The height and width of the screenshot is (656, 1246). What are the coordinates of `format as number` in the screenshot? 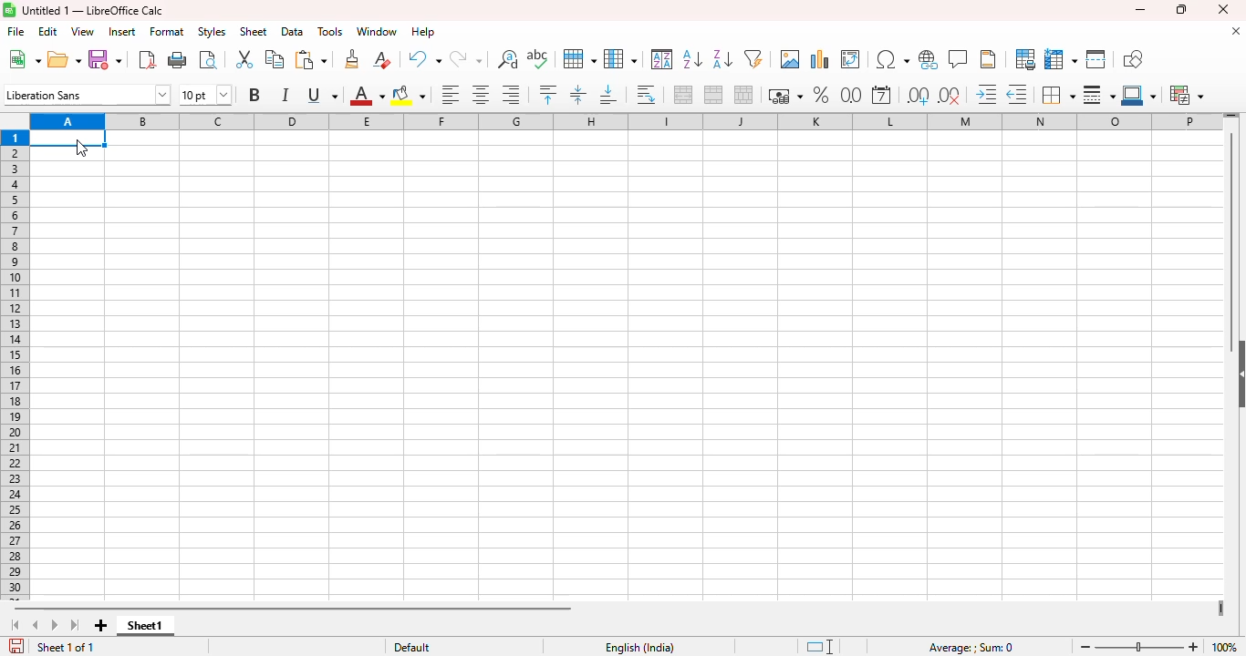 It's located at (852, 96).